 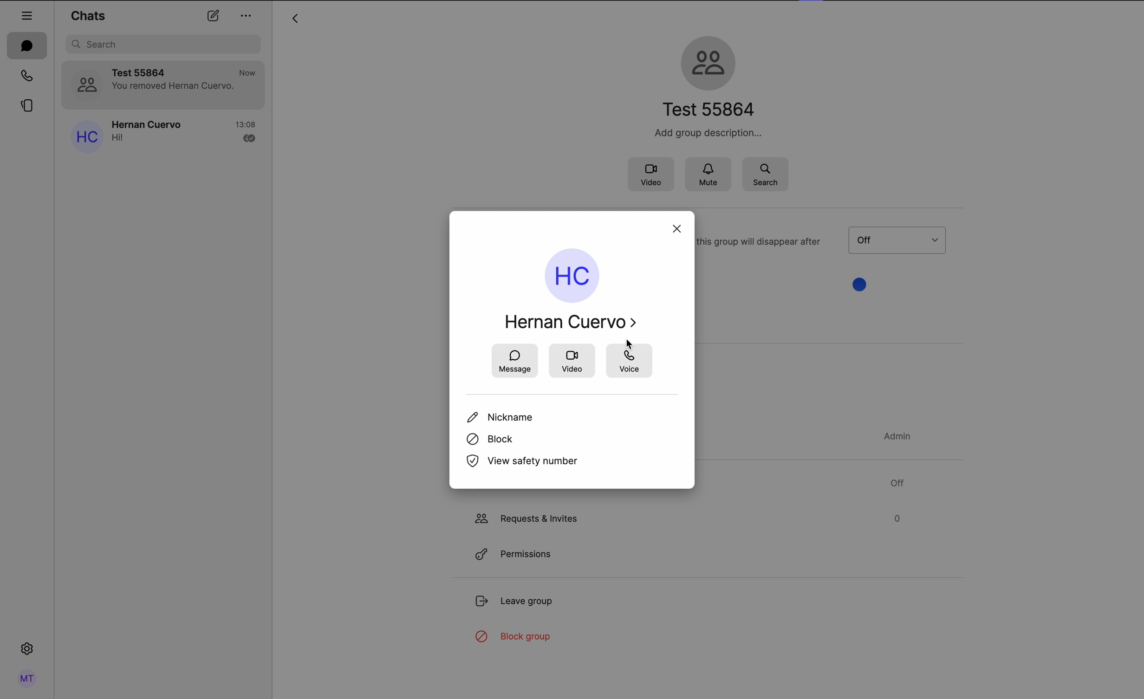 What do you see at coordinates (164, 85) in the screenshot?
I see `Test 55864 group` at bounding box center [164, 85].